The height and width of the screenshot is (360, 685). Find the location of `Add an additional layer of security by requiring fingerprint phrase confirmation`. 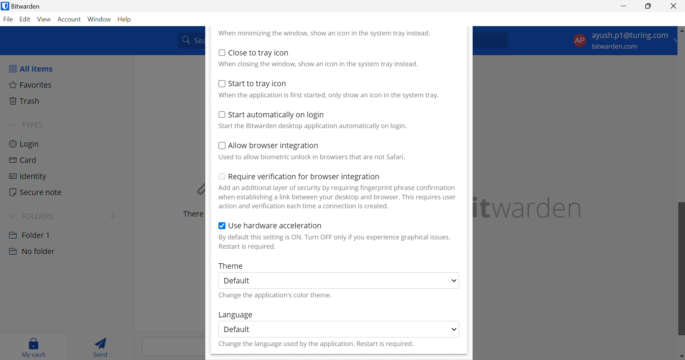

Add an additional layer of security by requiring fingerprint phrase confirmation is located at coordinates (339, 188).